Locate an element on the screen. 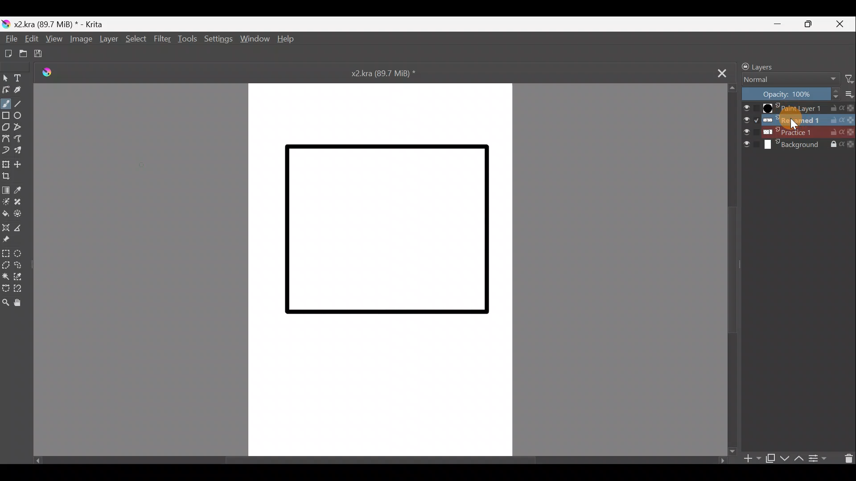 The height and width of the screenshot is (481, 856). Line tool is located at coordinates (25, 104).